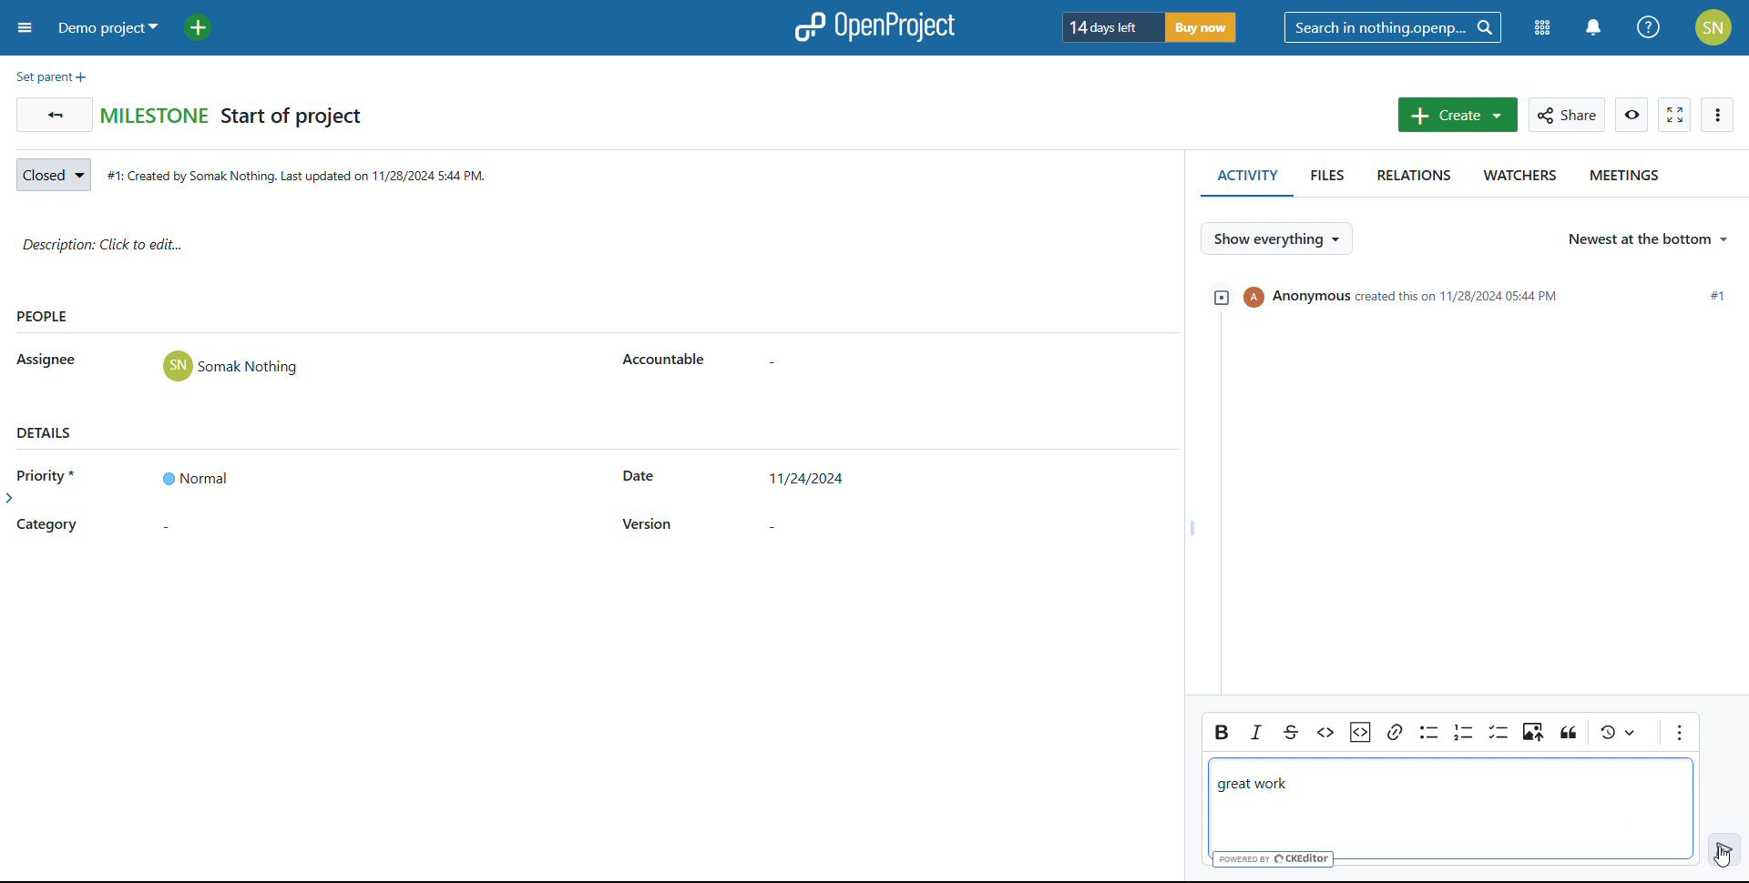 The height and width of the screenshot is (883, 1749). I want to click on notifications, so click(1594, 27).